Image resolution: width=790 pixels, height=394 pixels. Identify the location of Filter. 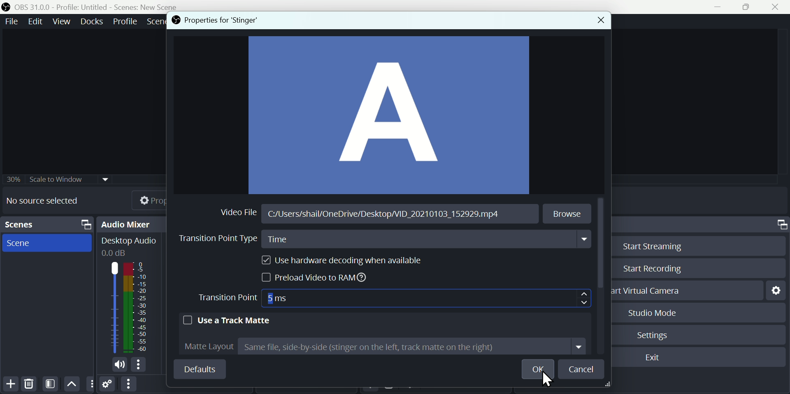
(52, 384).